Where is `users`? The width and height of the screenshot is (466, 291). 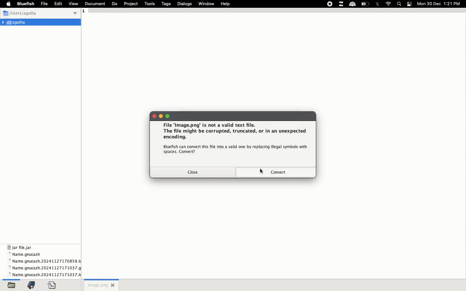 users is located at coordinates (40, 13).